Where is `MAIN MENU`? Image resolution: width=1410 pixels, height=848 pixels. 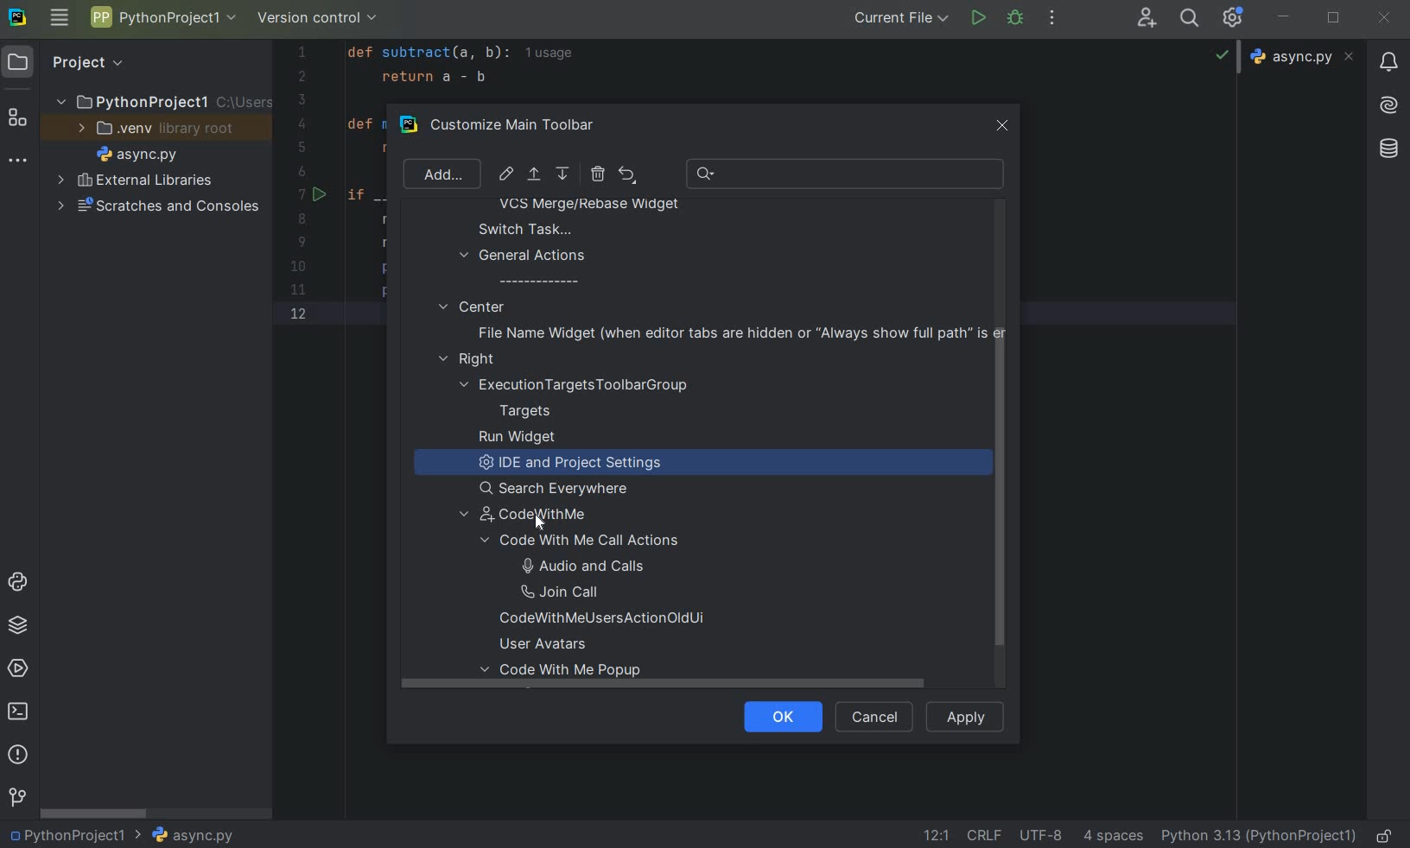
MAIN MENU is located at coordinates (58, 19).